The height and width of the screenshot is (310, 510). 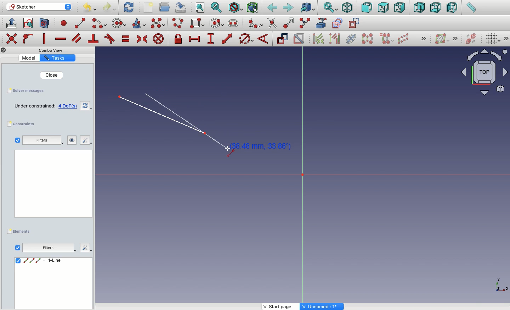 What do you see at coordinates (400, 8) in the screenshot?
I see `Right` at bounding box center [400, 8].